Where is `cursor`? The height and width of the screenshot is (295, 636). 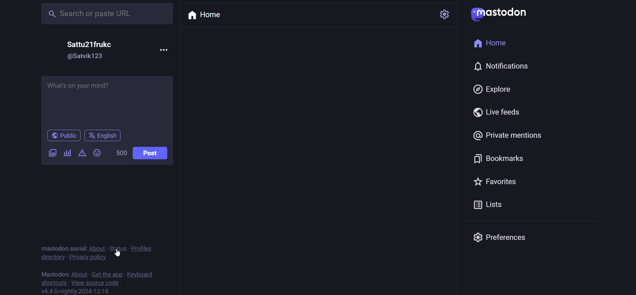 cursor is located at coordinates (119, 253).